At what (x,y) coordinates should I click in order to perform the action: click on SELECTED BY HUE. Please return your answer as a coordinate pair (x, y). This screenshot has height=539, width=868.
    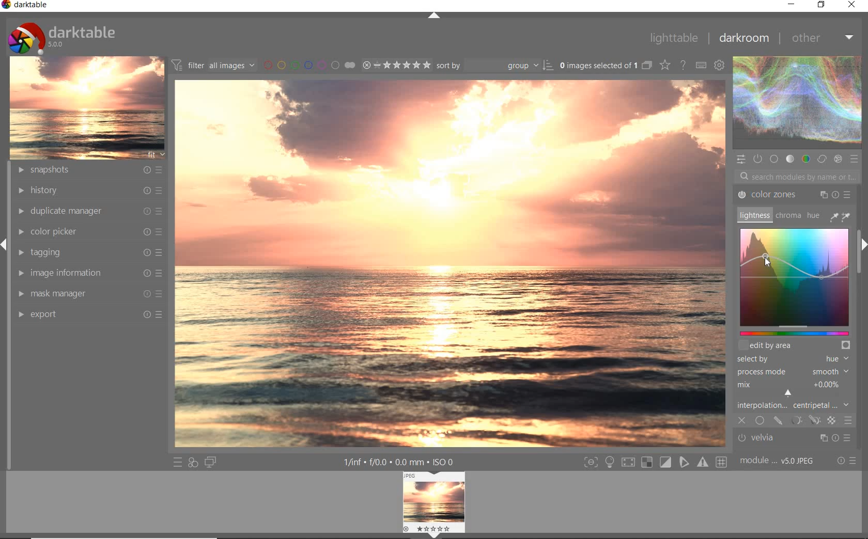
    Looking at the image, I should click on (793, 359).